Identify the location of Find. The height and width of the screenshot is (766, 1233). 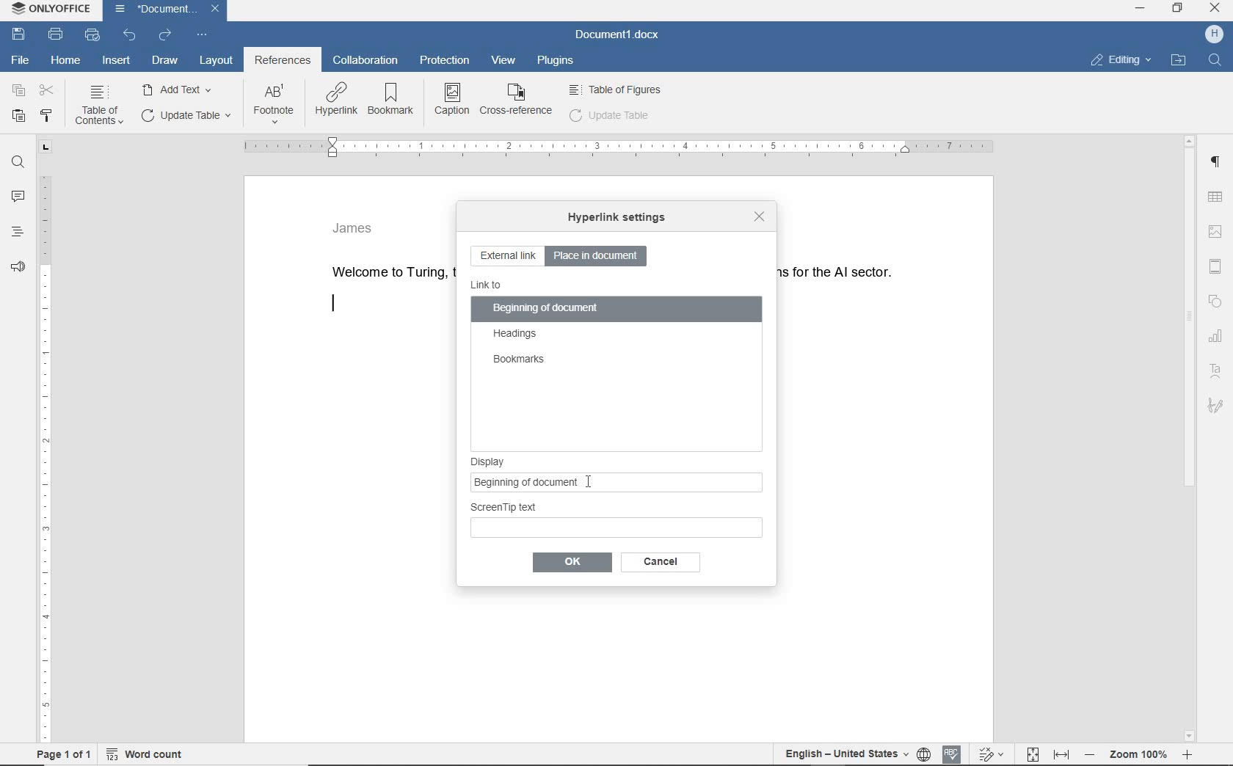
(1218, 59).